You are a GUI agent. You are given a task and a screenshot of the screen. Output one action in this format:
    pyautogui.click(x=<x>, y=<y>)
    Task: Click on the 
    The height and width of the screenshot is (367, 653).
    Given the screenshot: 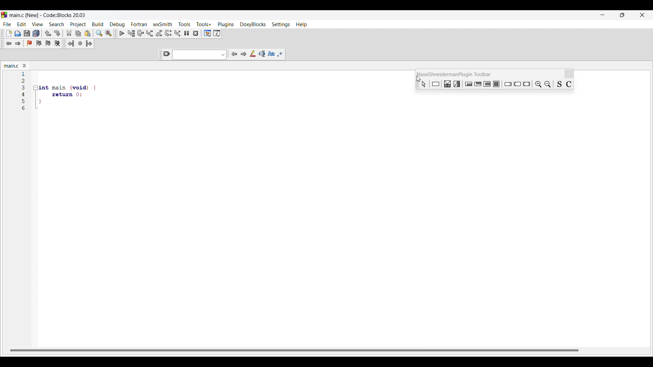 What is the action you would take?
    pyautogui.click(x=436, y=84)
    